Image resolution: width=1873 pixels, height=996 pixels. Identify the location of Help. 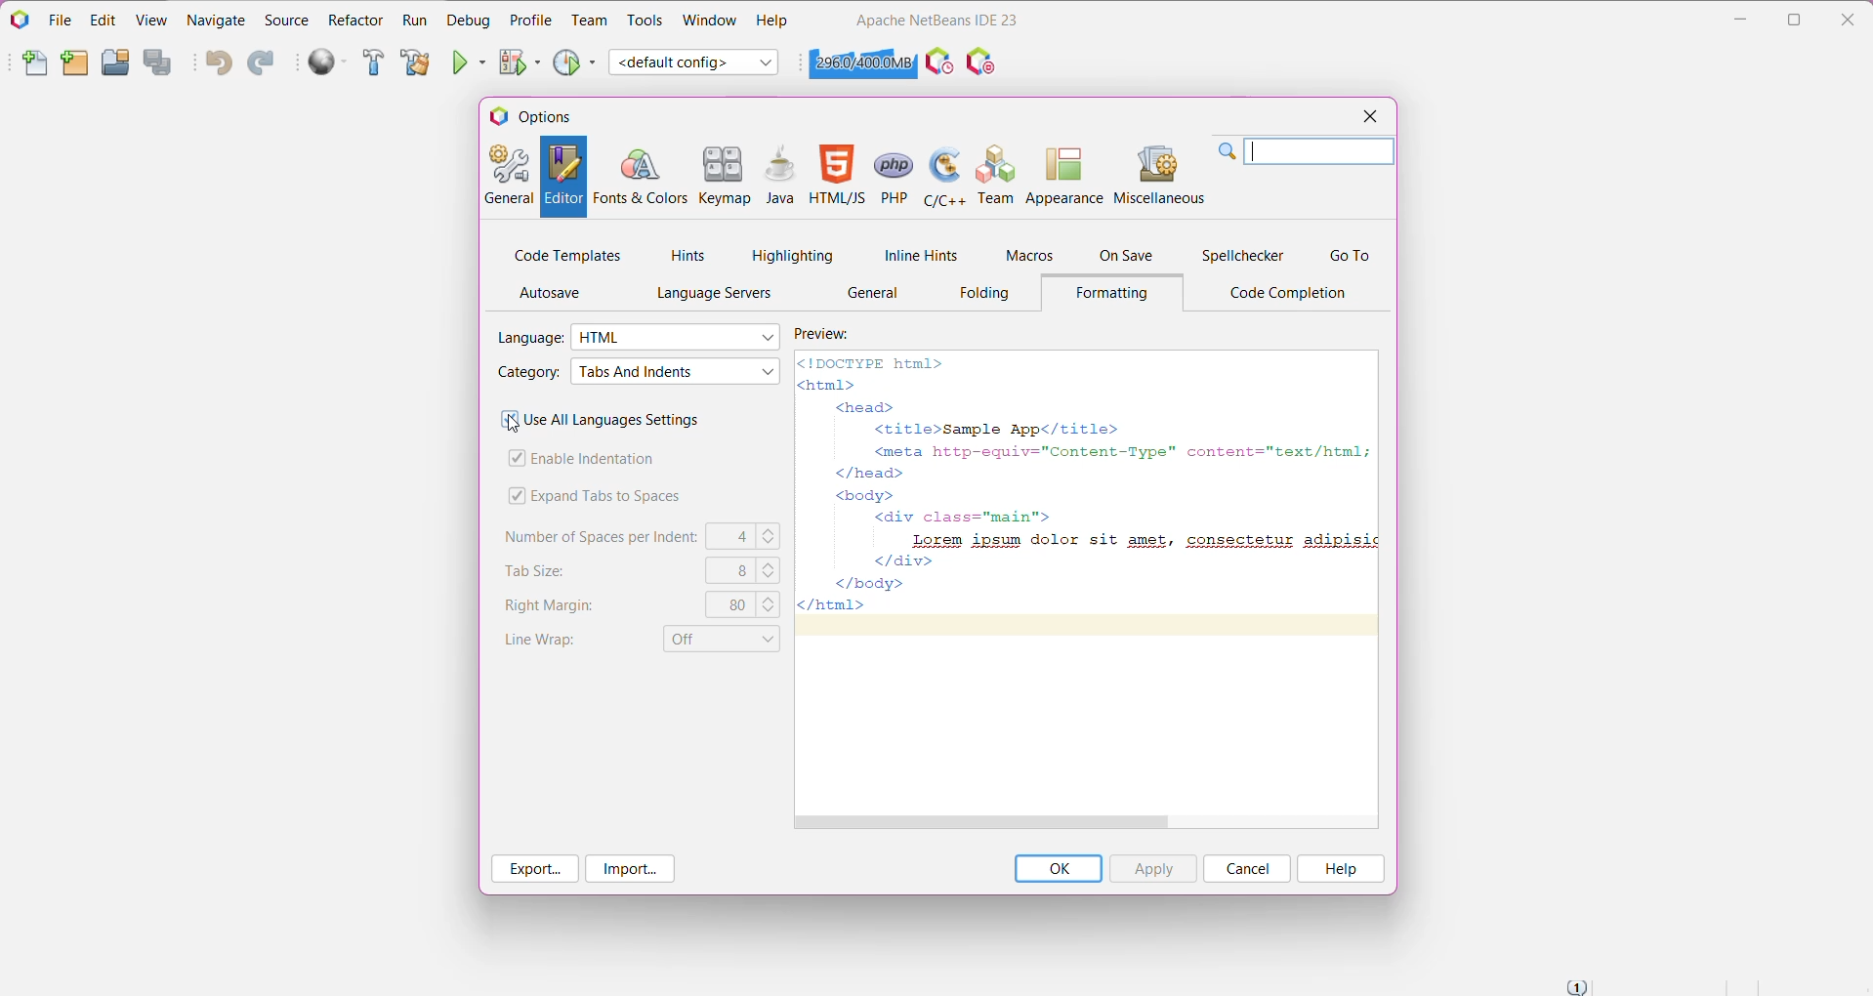
(1341, 869).